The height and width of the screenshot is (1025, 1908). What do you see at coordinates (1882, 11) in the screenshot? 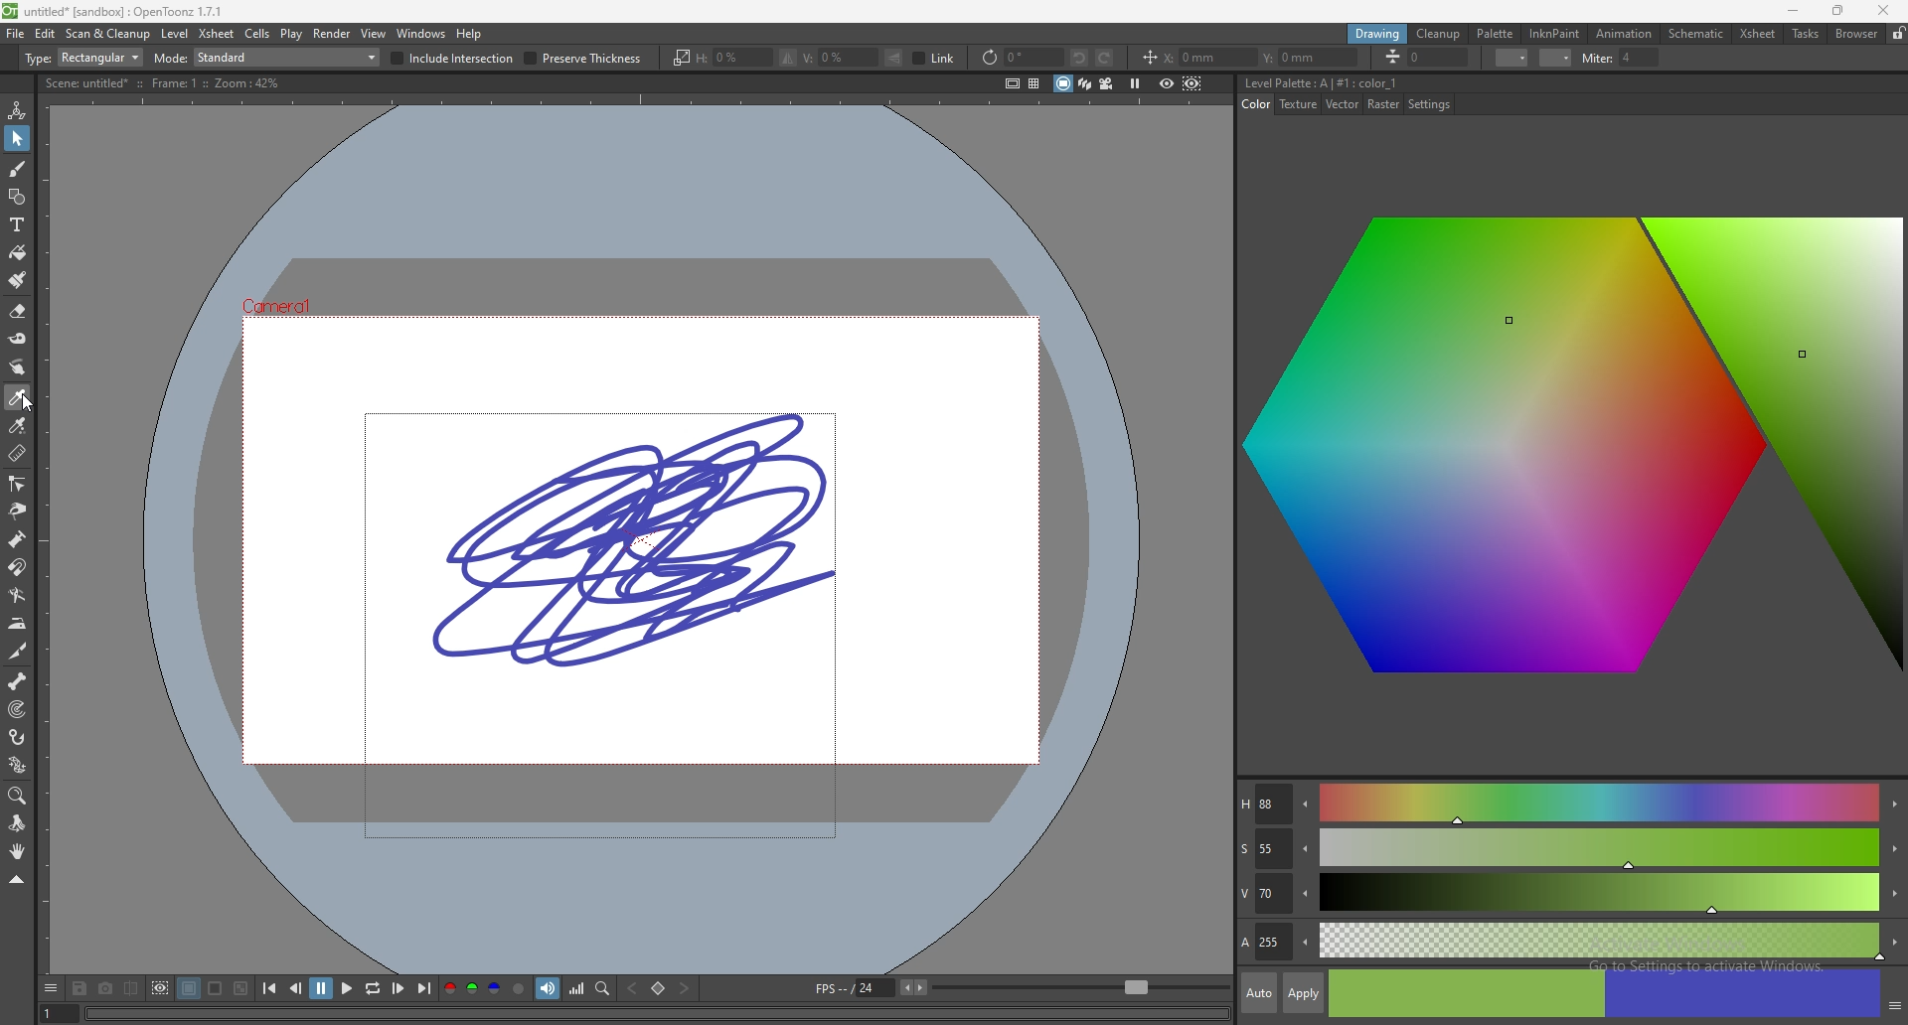
I see `close` at bounding box center [1882, 11].